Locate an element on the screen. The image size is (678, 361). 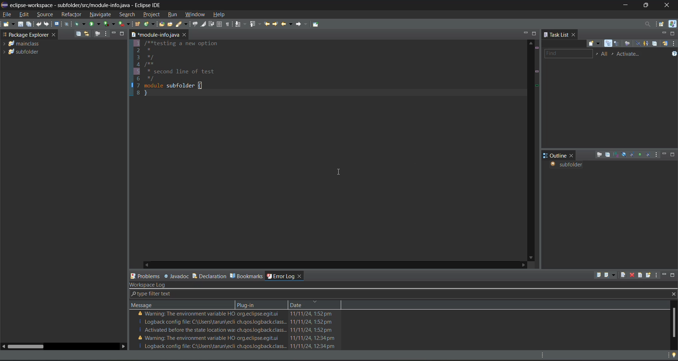
view menu is located at coordinates (107, 33).